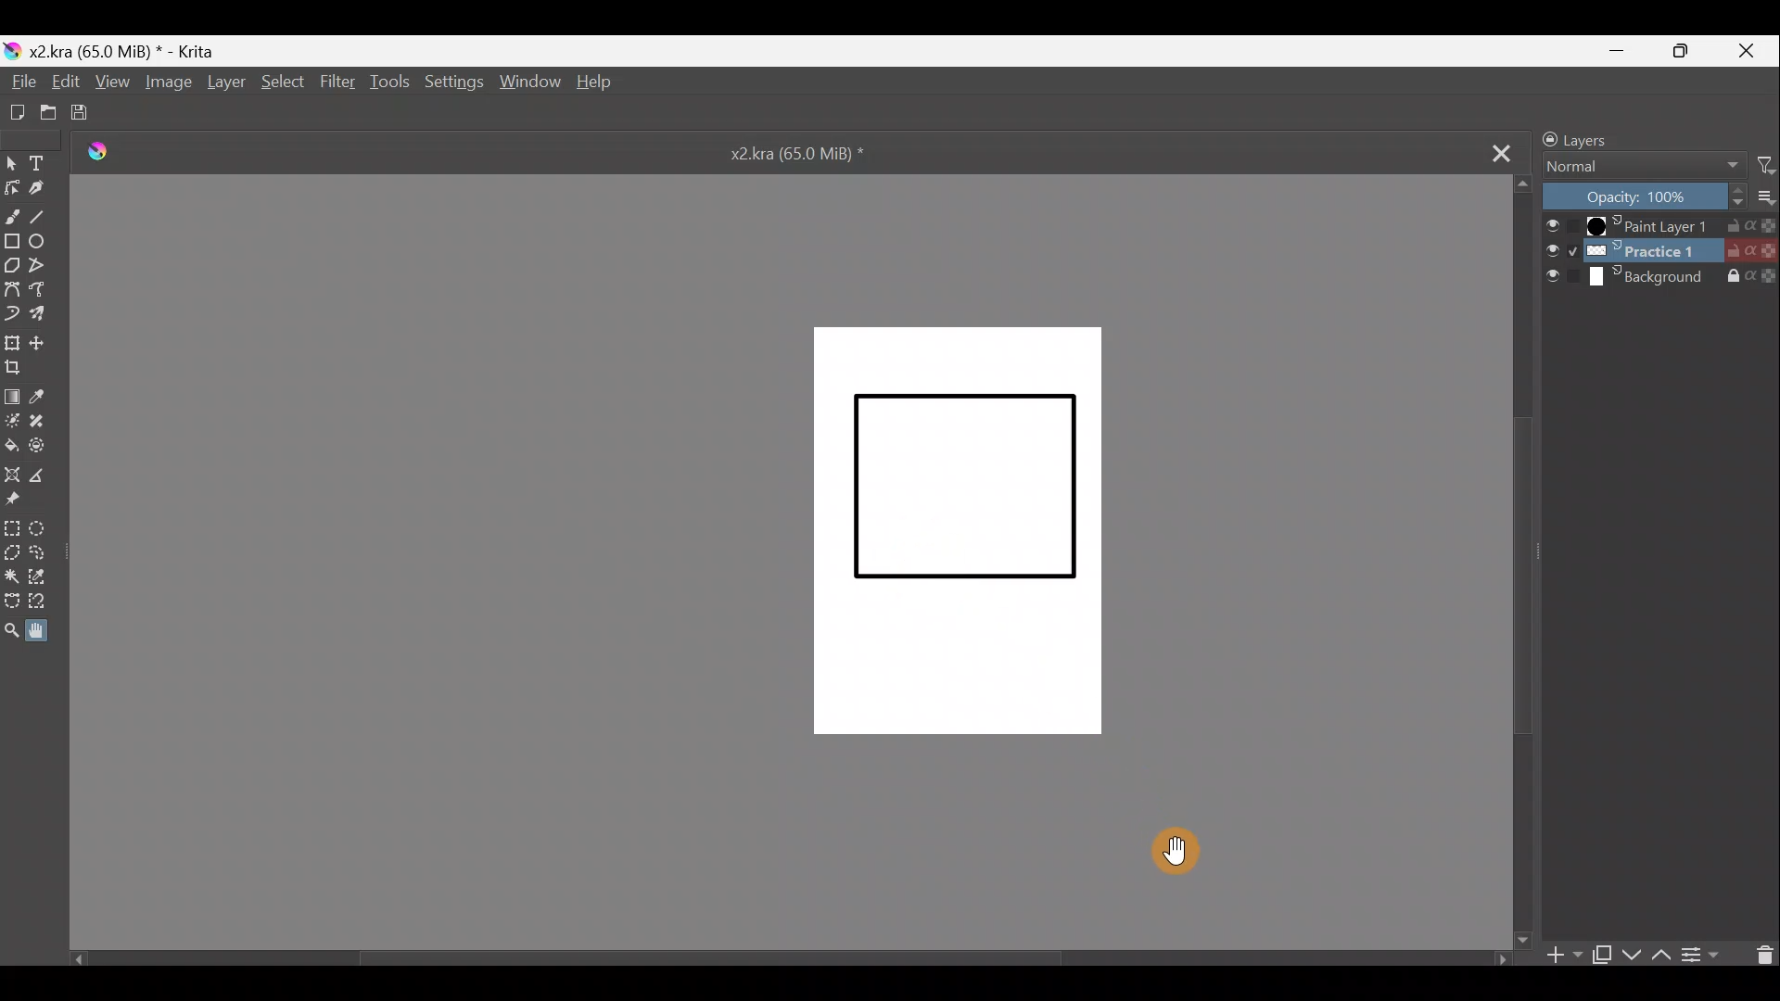 The image size is (1780, 1001). I want to click on Lock/unlock docker, so click(1545, 138).